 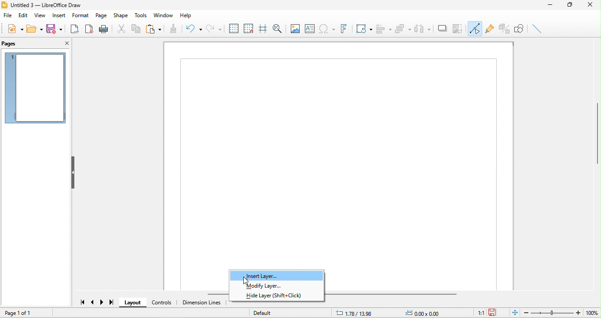 I want to click on close, so click(x=64, y=44).